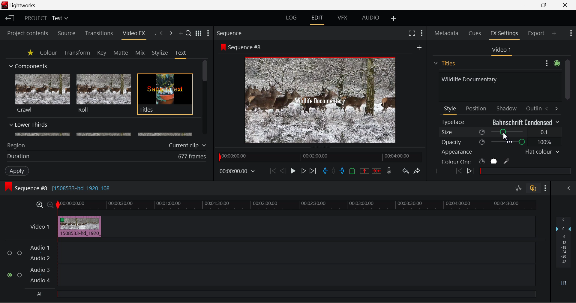 This screenshot has height=303, width=576. Describe the element at coordinates (99, 33) in the screenshot. I see `Transitions` at that location.